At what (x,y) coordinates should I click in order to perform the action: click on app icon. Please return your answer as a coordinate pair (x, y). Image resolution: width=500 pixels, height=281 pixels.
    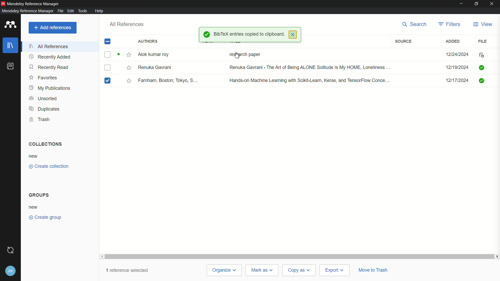
    Looking at the image, I should click on (3, 3).